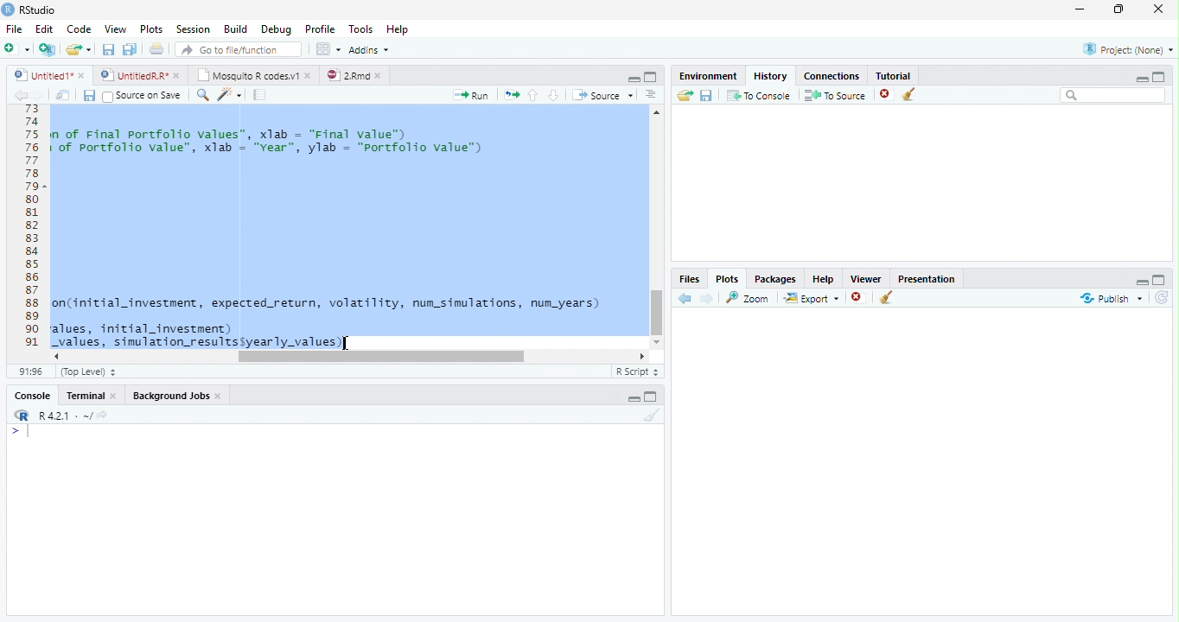  What do you see at coordinates (1140, 280) in the screenshot?
I see `Hide` at bounding box center [1140, 280].